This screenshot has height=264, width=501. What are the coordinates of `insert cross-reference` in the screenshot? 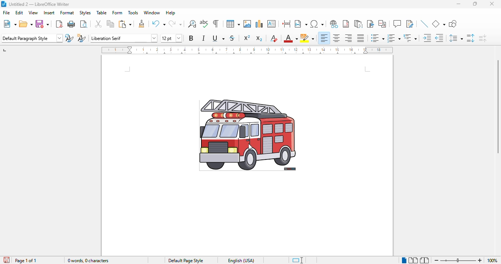 It's located at (382, 23).